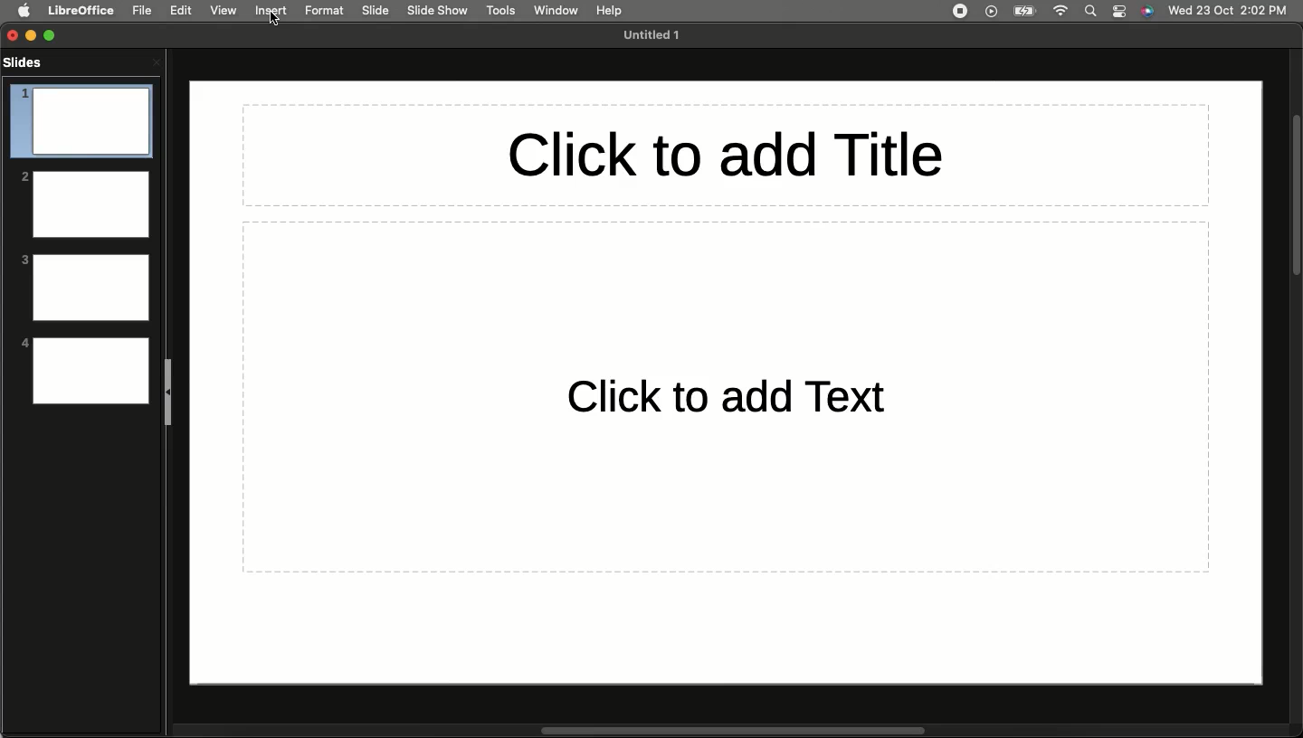 This screenshot has height=738, width=1303. Describe the element at coordinates (156, 61) in the screenshot. I see `Close` at that location.